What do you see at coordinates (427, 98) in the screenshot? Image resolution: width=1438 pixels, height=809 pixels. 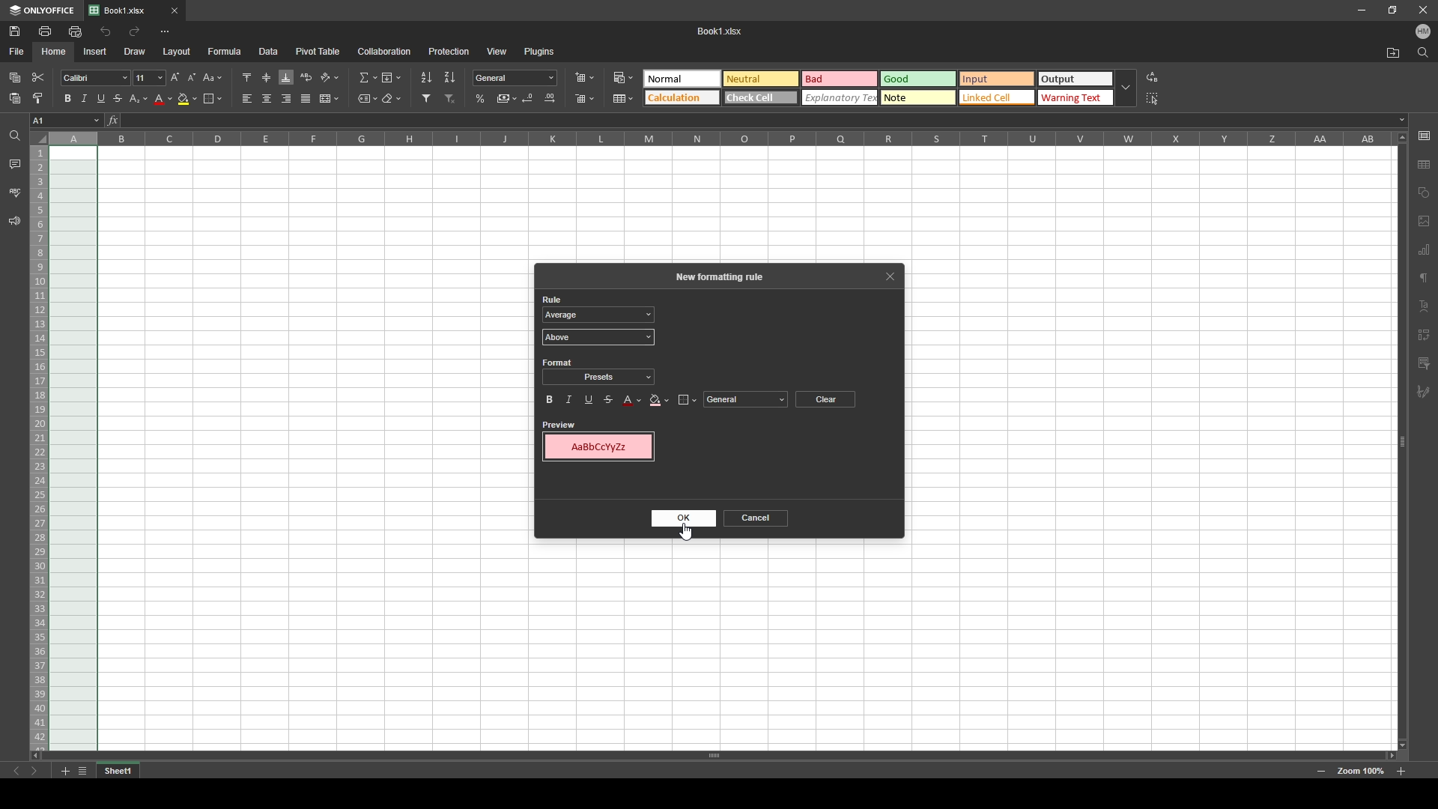 I see `filter` at bounding box center [427, 98].